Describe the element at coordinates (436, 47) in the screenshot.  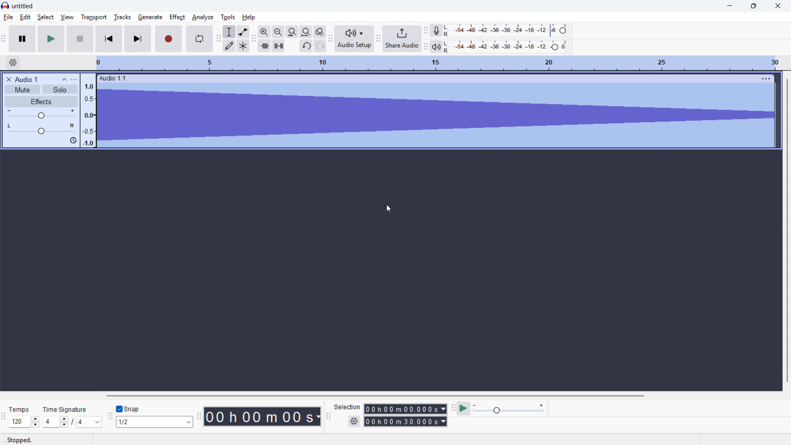
I see `Playback metre ` at that location.